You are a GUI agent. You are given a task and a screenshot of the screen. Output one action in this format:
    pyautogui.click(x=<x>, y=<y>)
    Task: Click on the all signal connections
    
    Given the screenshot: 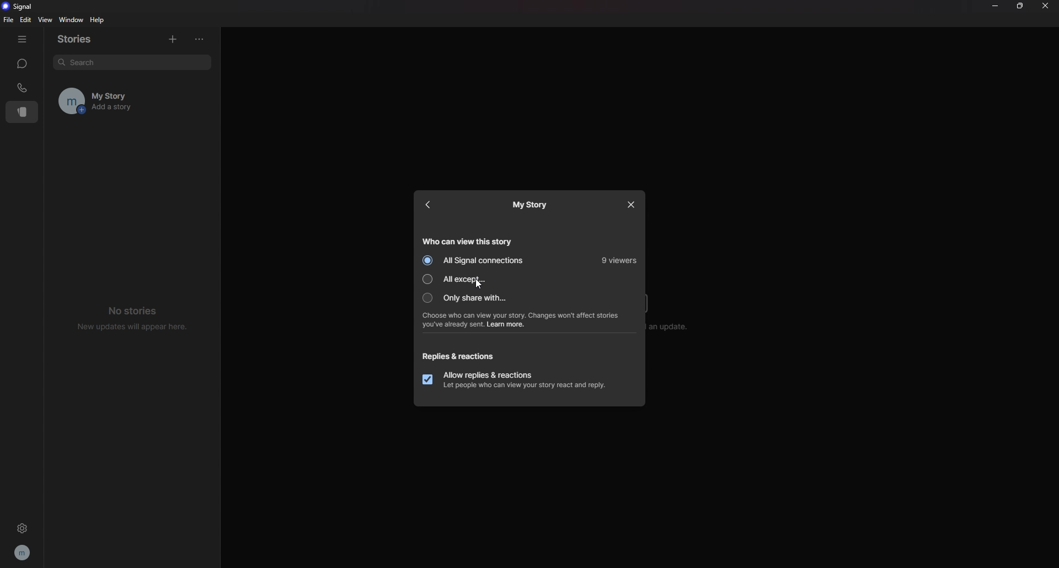 What is the action you would take?
    pyautogui.click(x=477, y=261)
    